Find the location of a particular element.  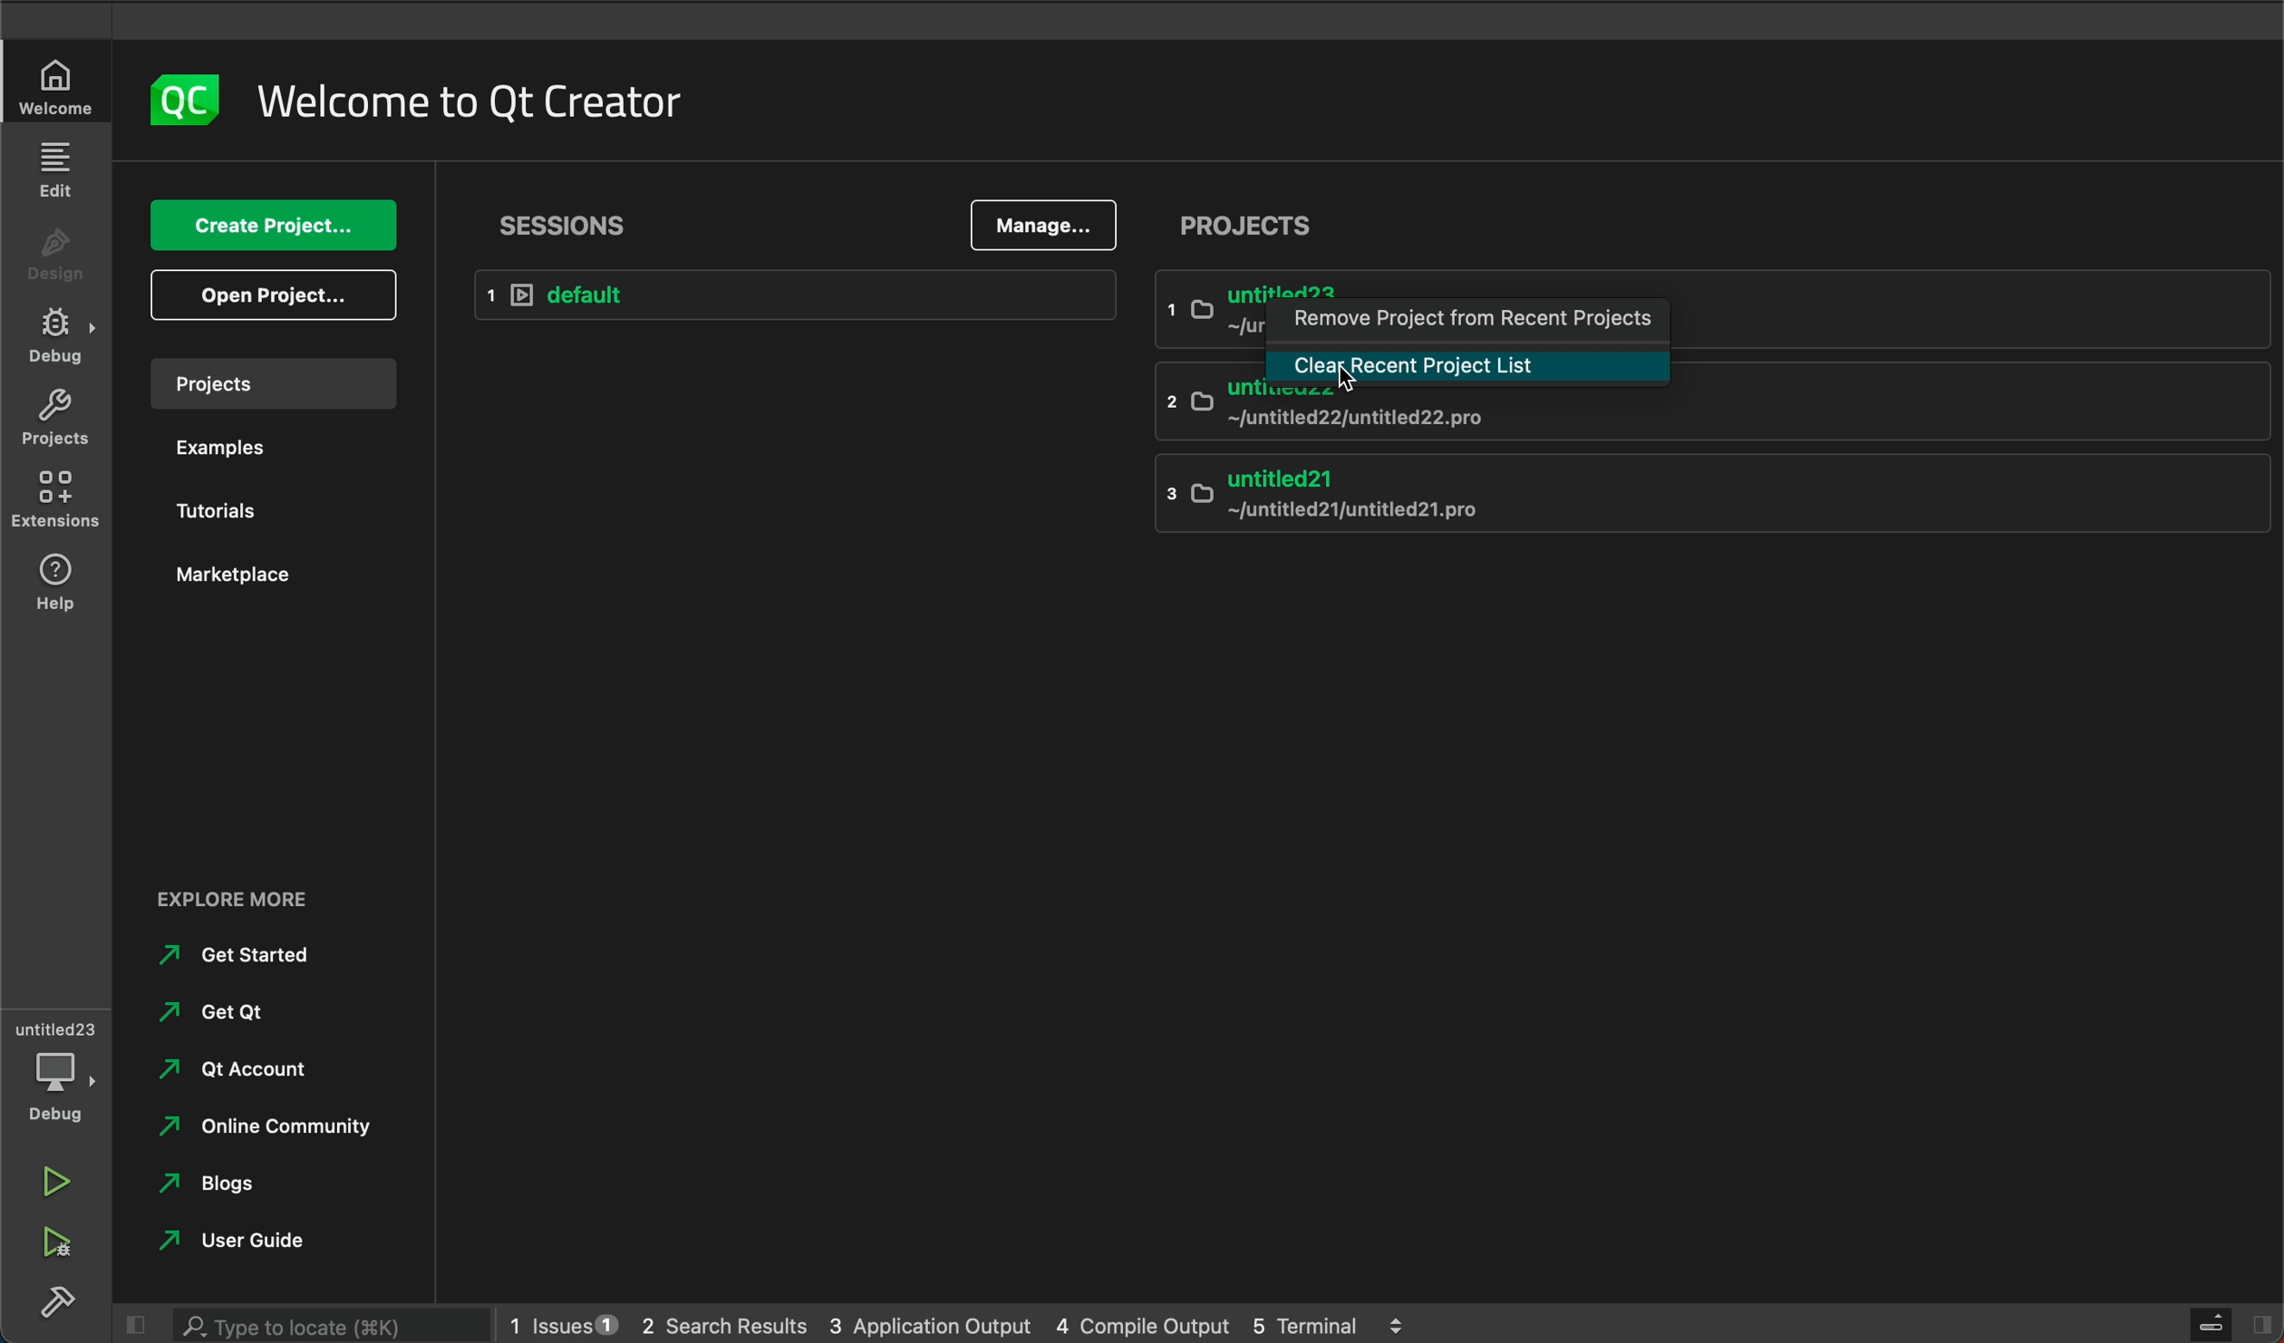

blogs is located at coordinates (218, 1184).